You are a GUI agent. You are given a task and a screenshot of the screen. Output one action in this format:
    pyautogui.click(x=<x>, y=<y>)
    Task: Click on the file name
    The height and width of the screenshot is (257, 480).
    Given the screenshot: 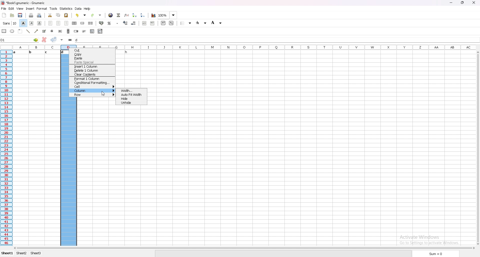 What is the action you would take?
    pyautogui.click(x=23, y=2)
    